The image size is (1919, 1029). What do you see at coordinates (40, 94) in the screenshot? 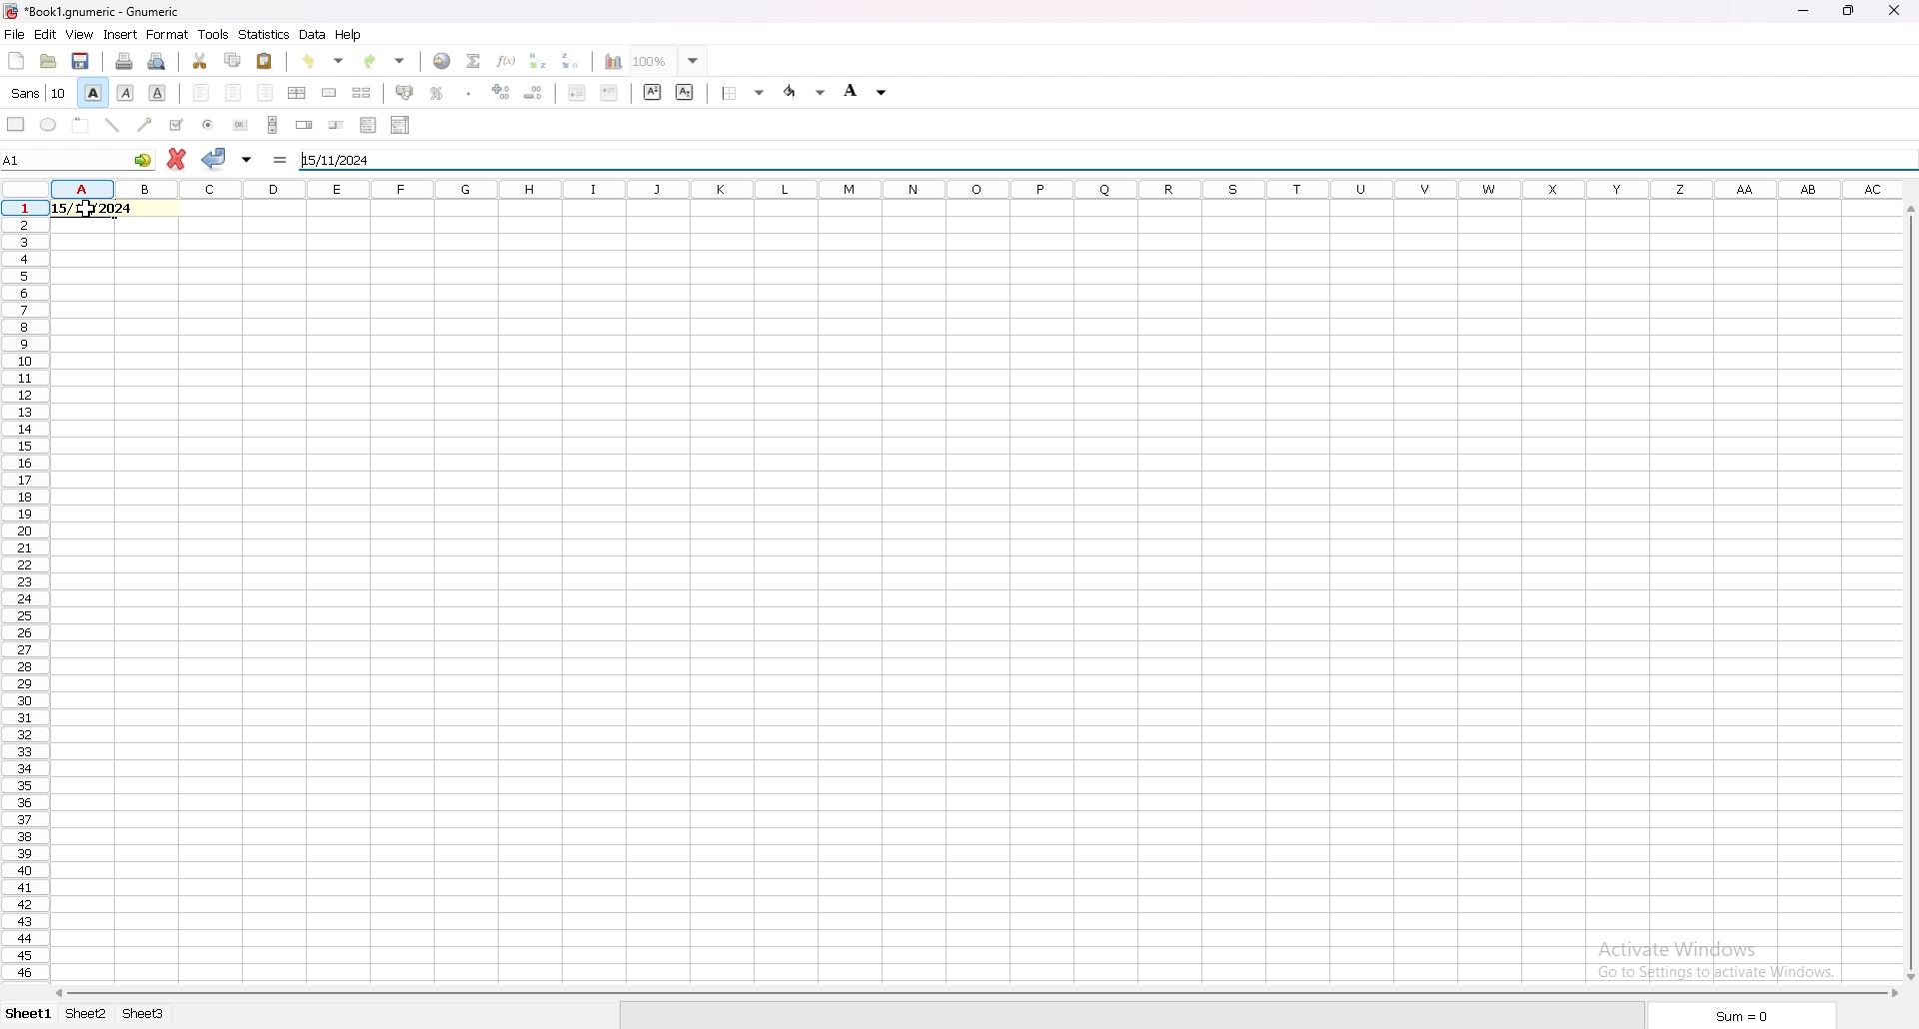
I see `font` at bounding box center [40, 94].